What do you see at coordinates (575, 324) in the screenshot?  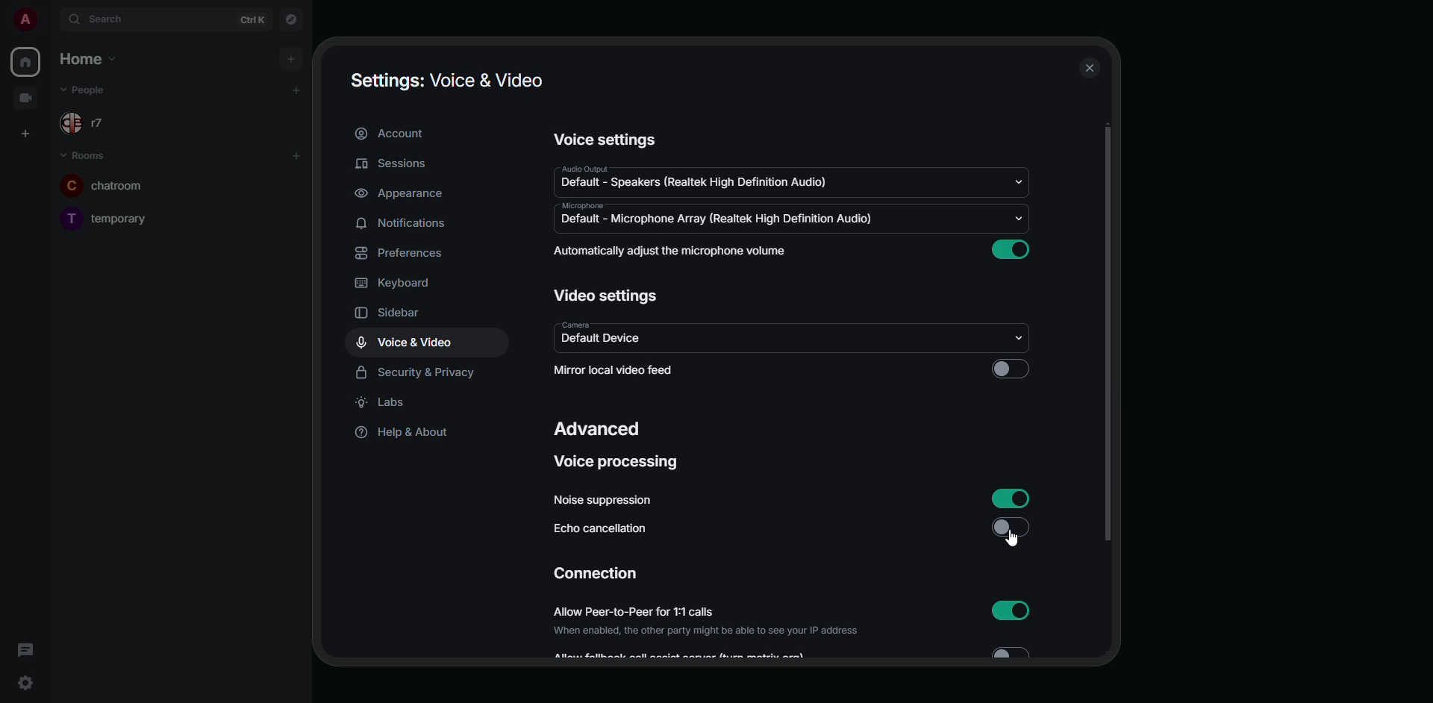 I see `camera` at bounding box center [575, 324].